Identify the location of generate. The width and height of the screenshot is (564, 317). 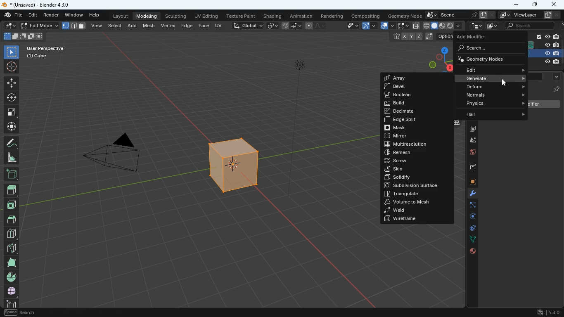
(488, 78).